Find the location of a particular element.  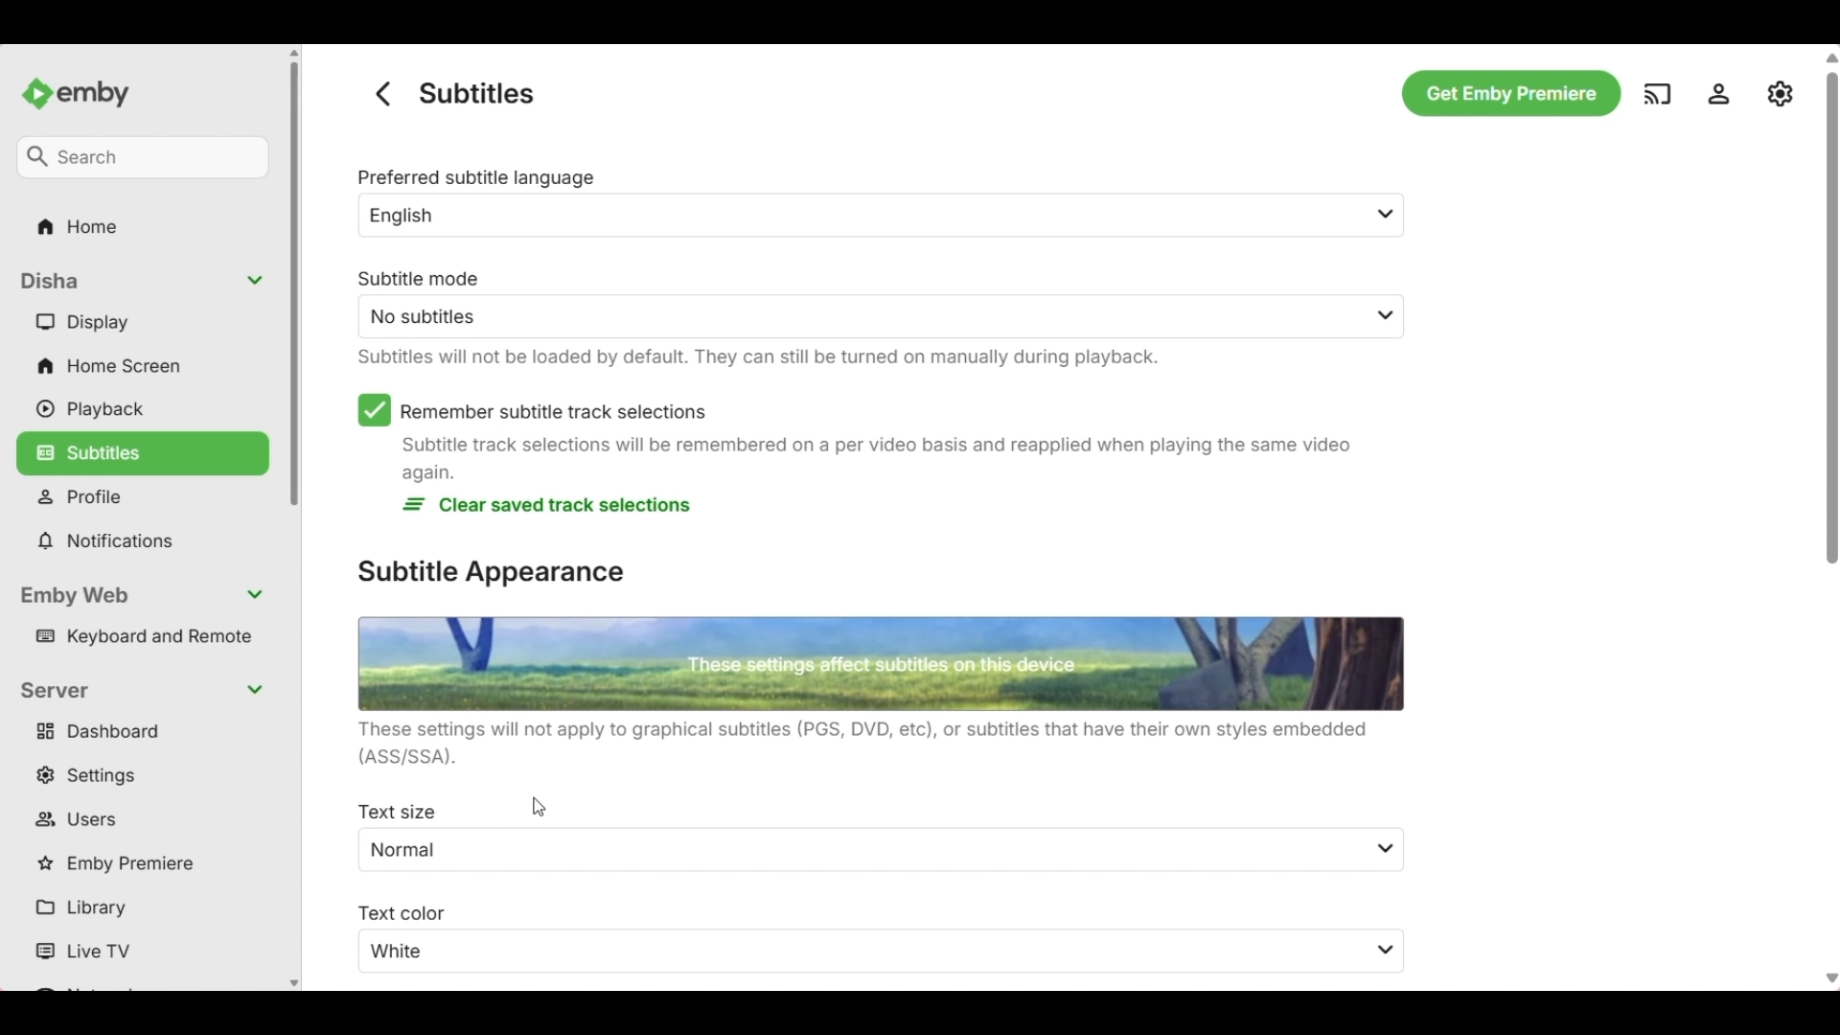

Description of above toggle is located at coordinates (875, 458).